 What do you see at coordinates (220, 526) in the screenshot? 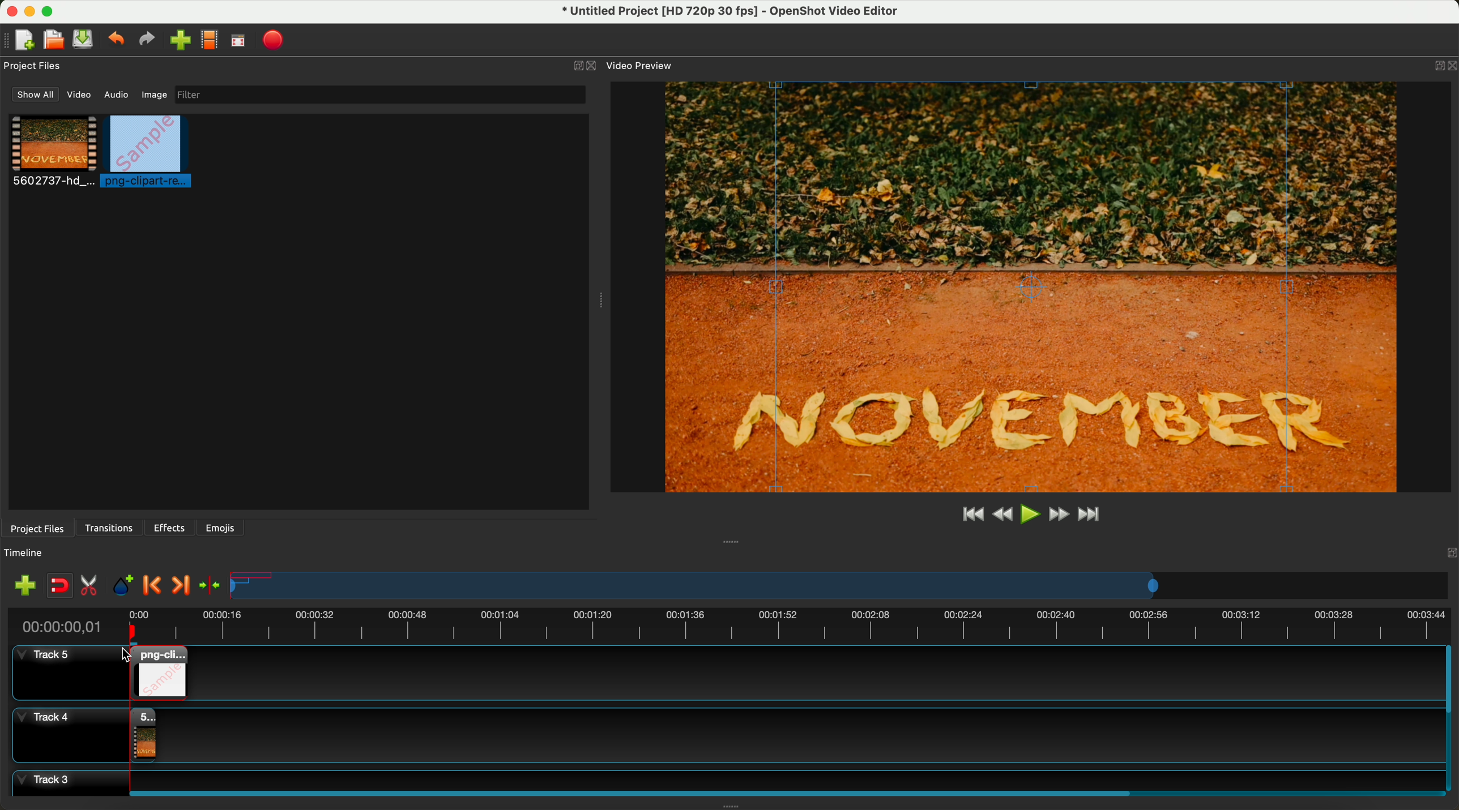
I see `emojis` at bounding box center [220, 526].